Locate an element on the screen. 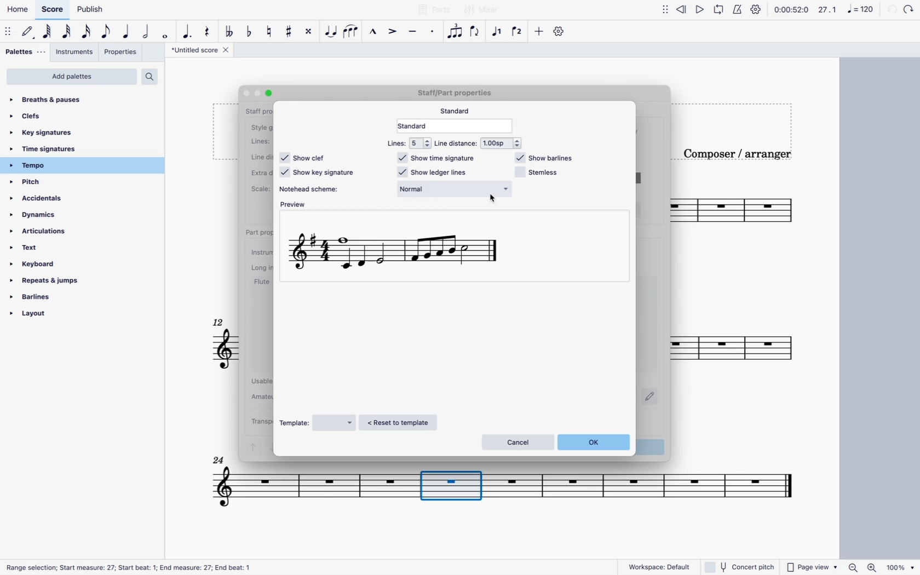 The image size is (920, 575). home is located at coordinates (19, 9).